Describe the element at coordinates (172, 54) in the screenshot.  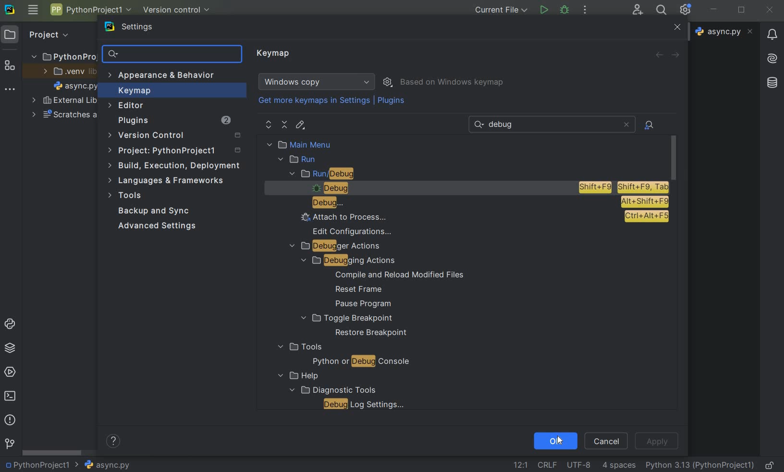
I see `search settings` at that location.